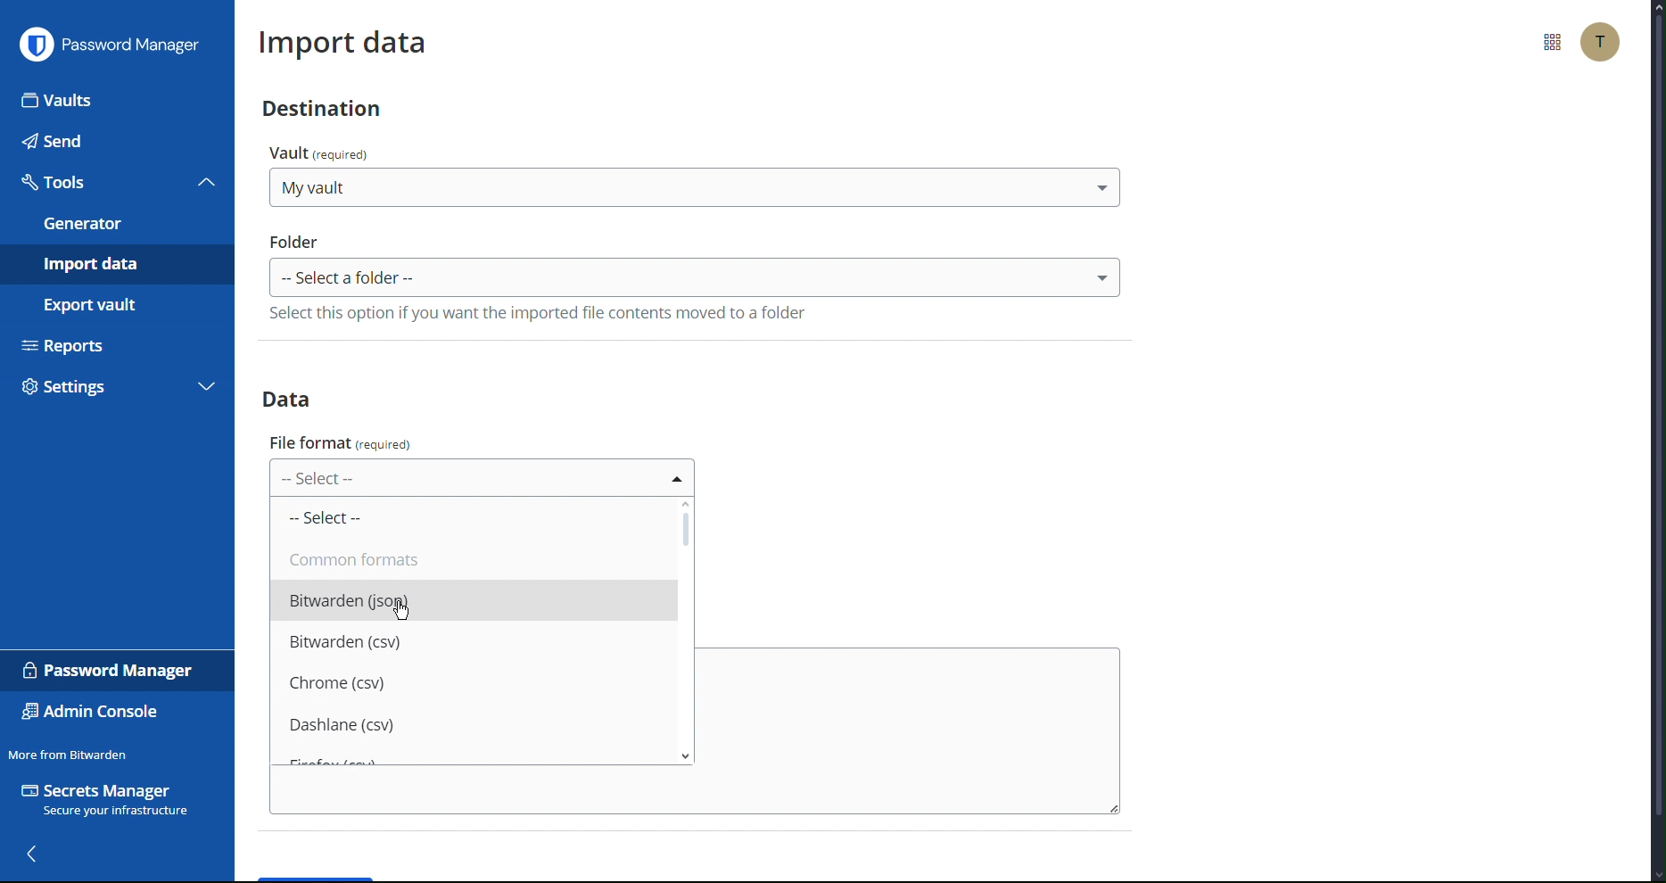 This screenshot has height=883, width=1666. What do you see at coordinates (115, 141) in the screenshot?
I see `Send` at bounding box center [115, 141].